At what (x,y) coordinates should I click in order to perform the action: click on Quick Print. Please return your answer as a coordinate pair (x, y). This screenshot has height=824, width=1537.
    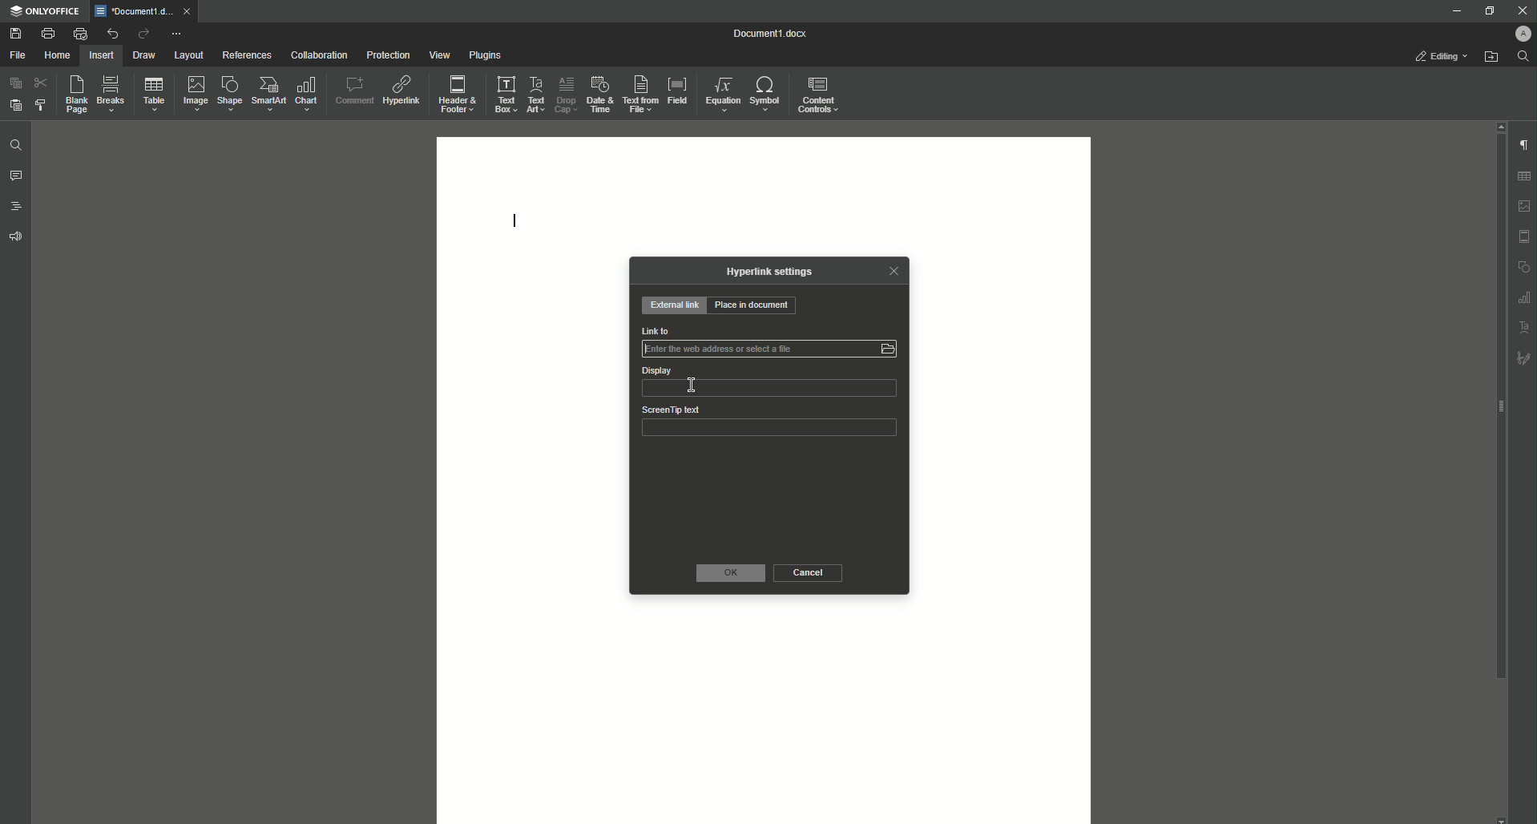
    Looking at the image, I should click on (80, 33).